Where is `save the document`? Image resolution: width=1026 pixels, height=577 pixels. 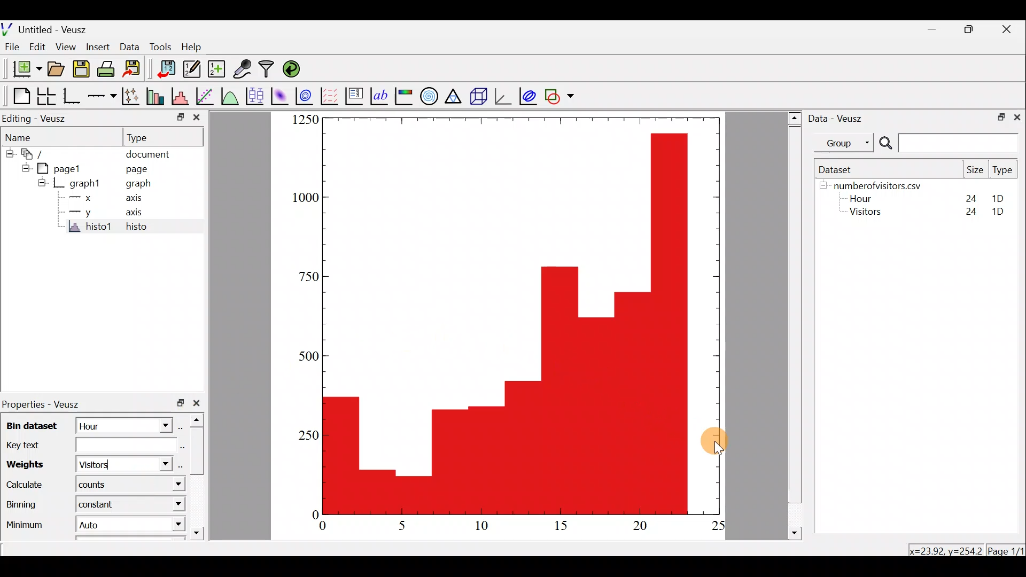
save the document is located at coordinates (81, 70).